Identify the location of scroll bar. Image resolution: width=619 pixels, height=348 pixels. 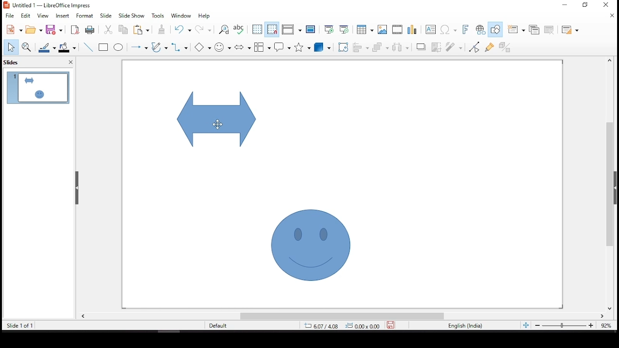
(613, 184).